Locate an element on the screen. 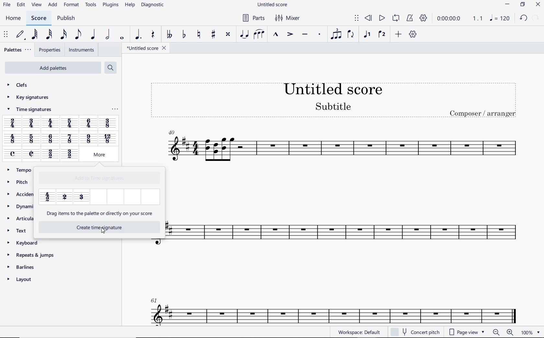  HOME is located at coordinates (14, 18).